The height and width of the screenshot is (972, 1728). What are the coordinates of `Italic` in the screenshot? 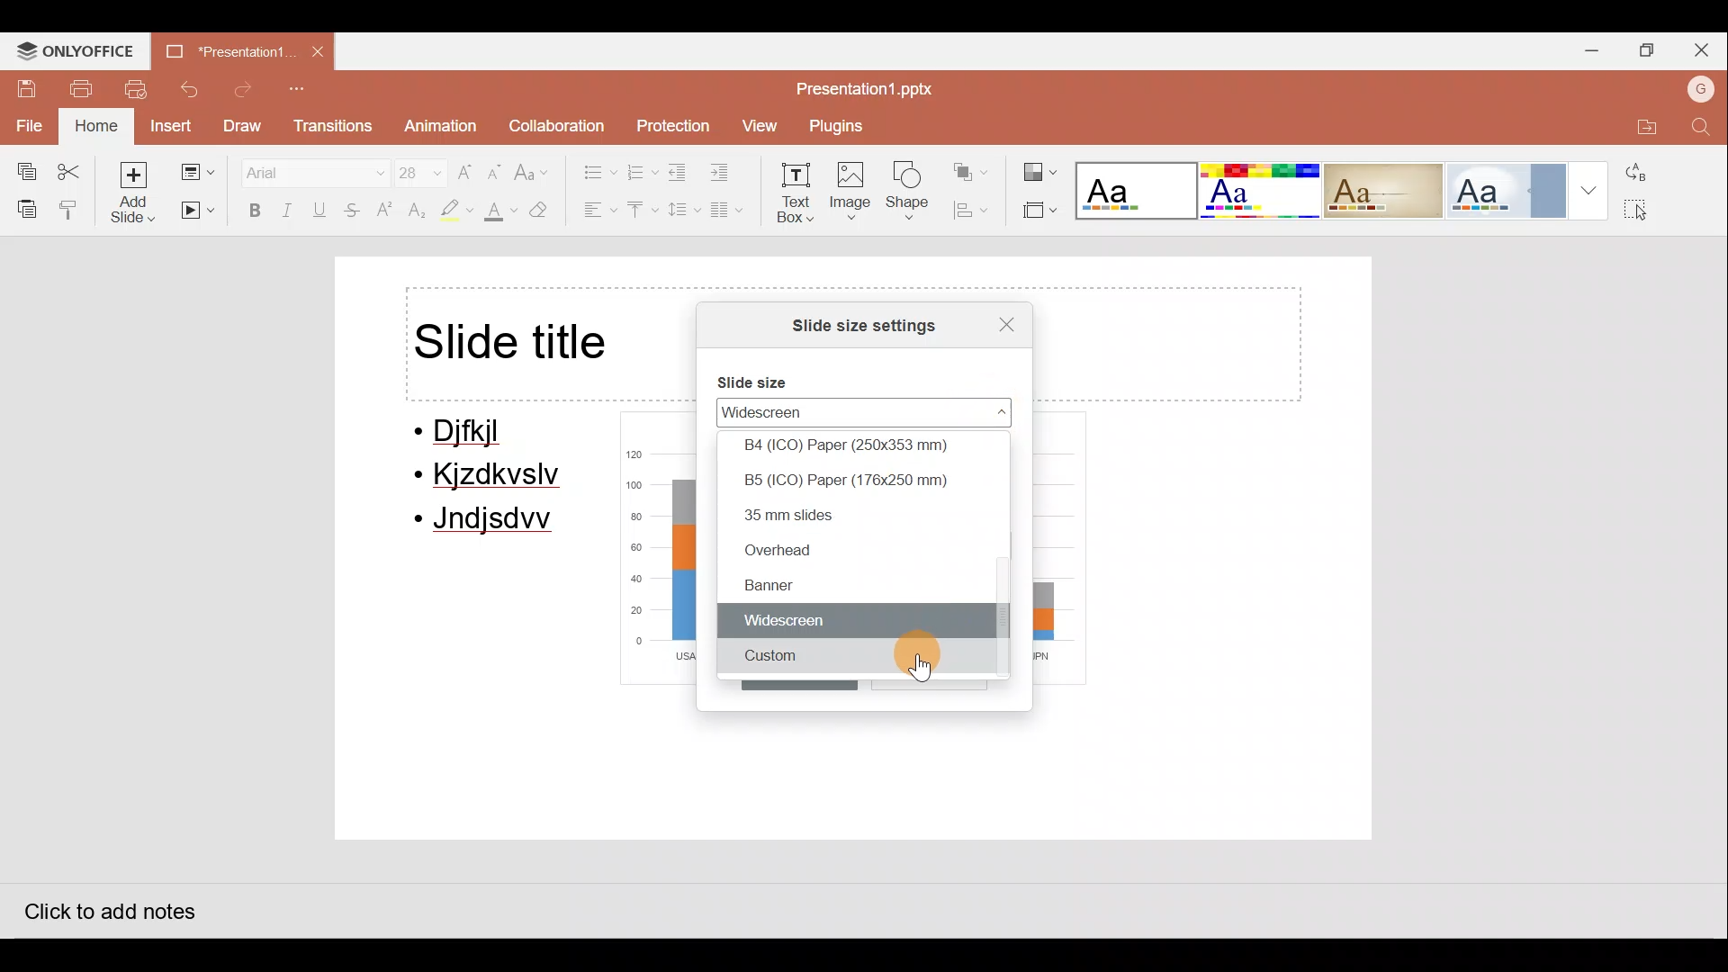 It's located at (288, 209).